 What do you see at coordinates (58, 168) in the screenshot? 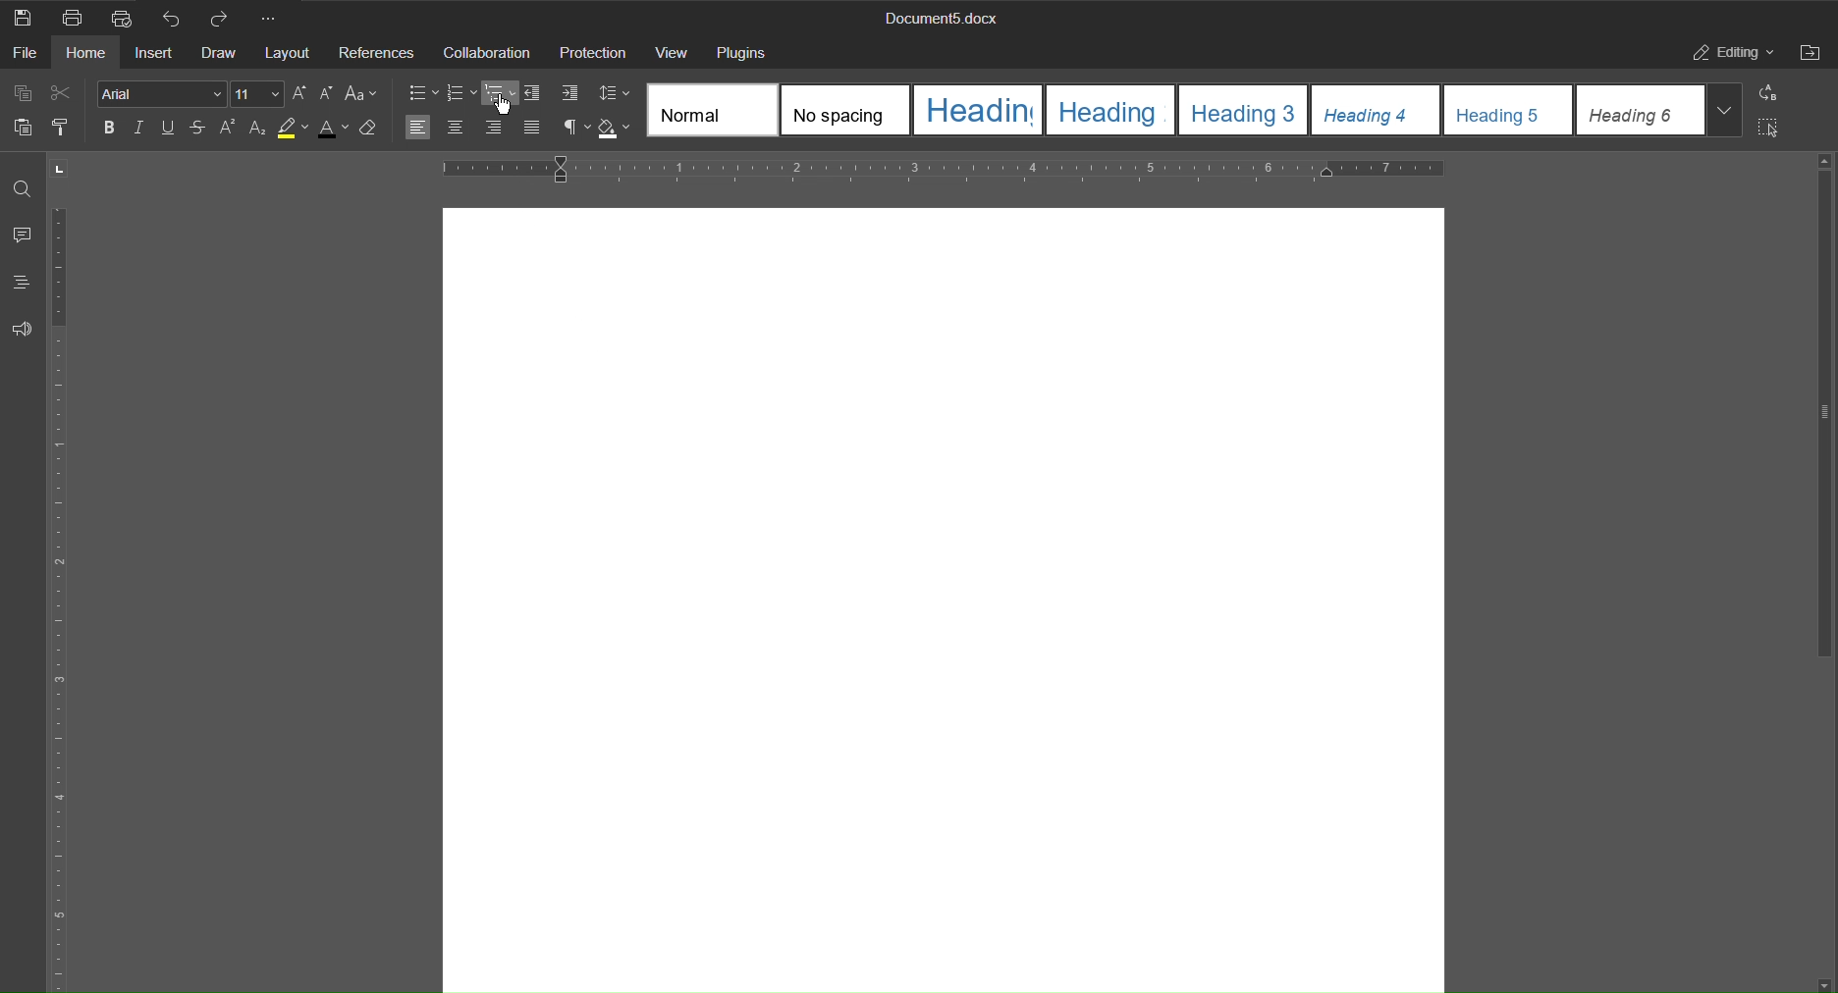
I see `page orientation` at bounding box center [58, 168].